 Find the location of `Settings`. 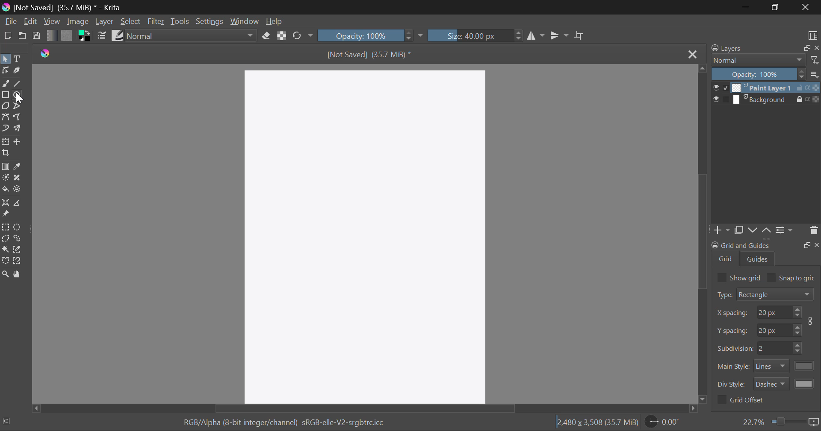

Settings is located at coordinates (786, 233).